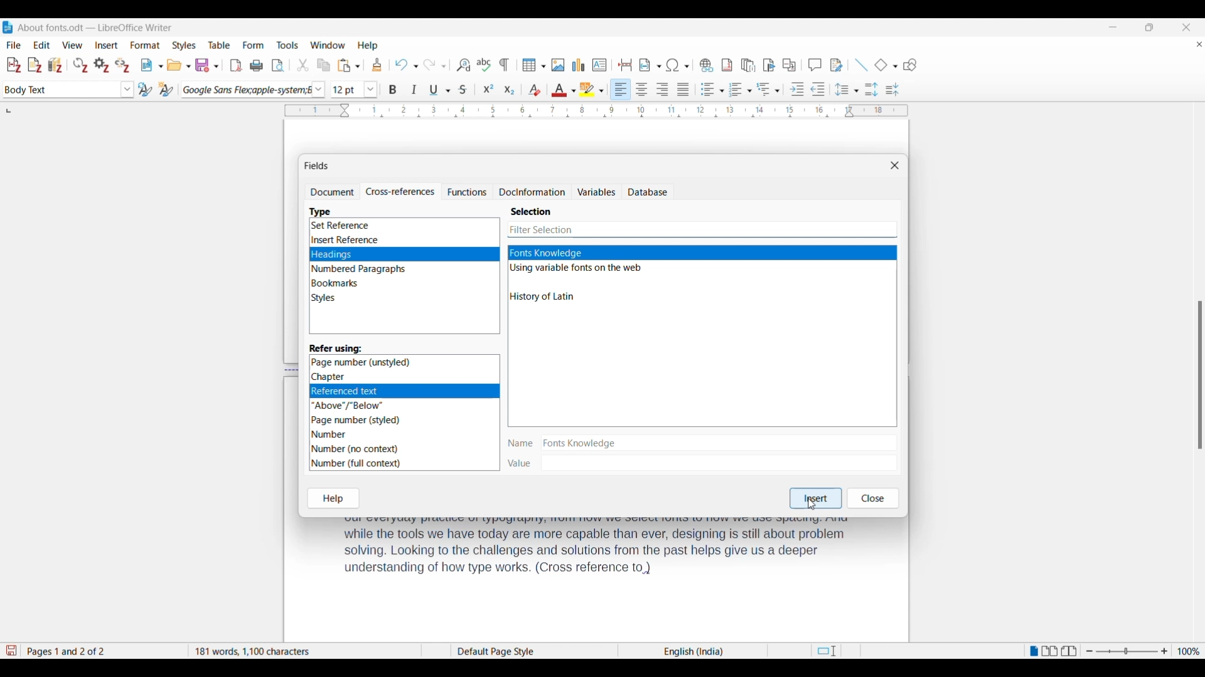  What do you see at coordinates (103, 651) in the screenshot?
I see `Page 1 and 2 of 2` at bounding box center [103, 651].